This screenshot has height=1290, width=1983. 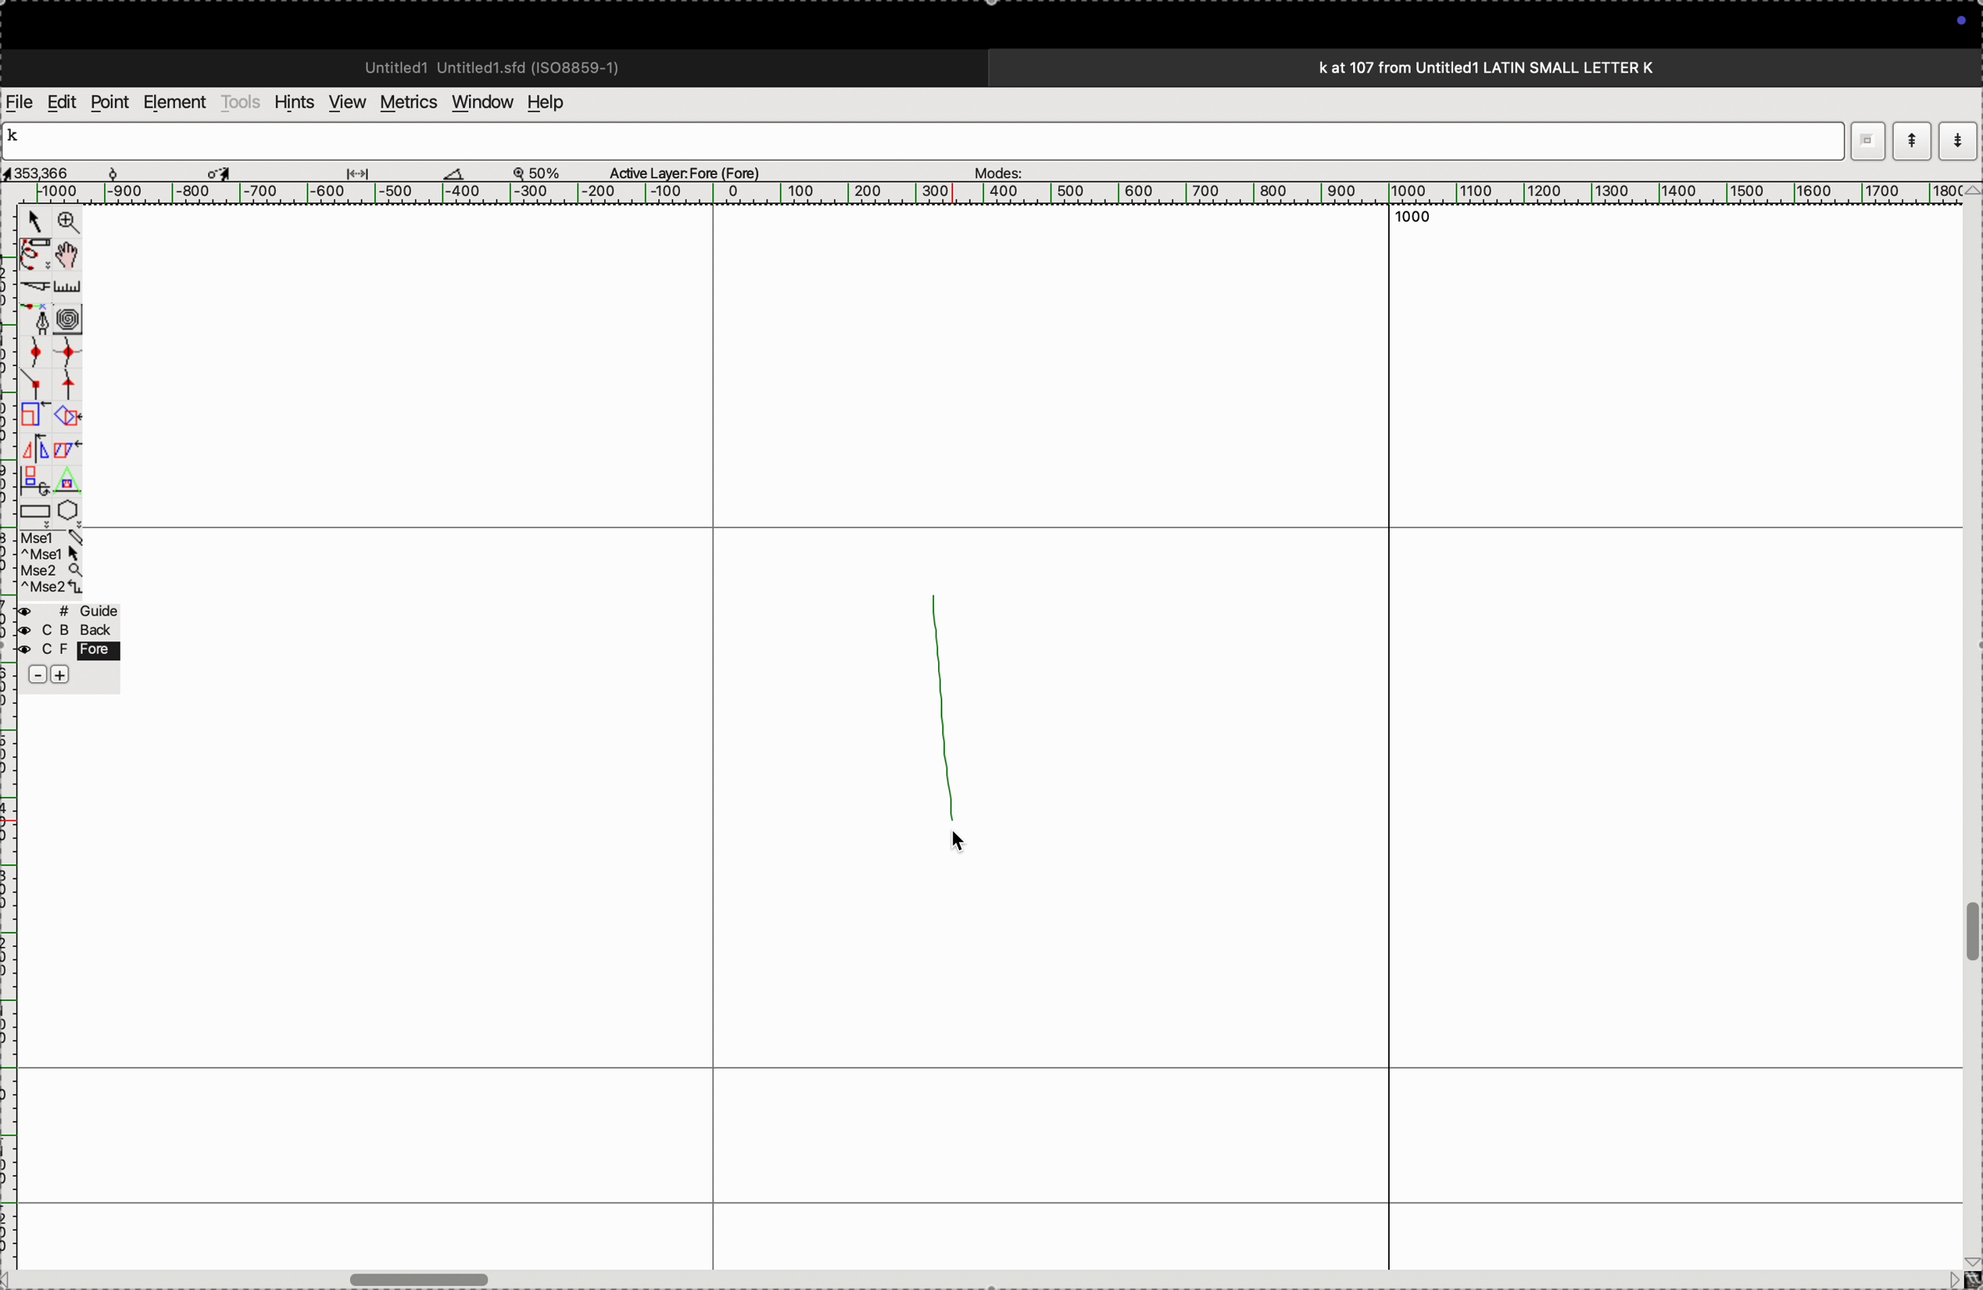 I want to click on hints, so click(x=291, y=101).